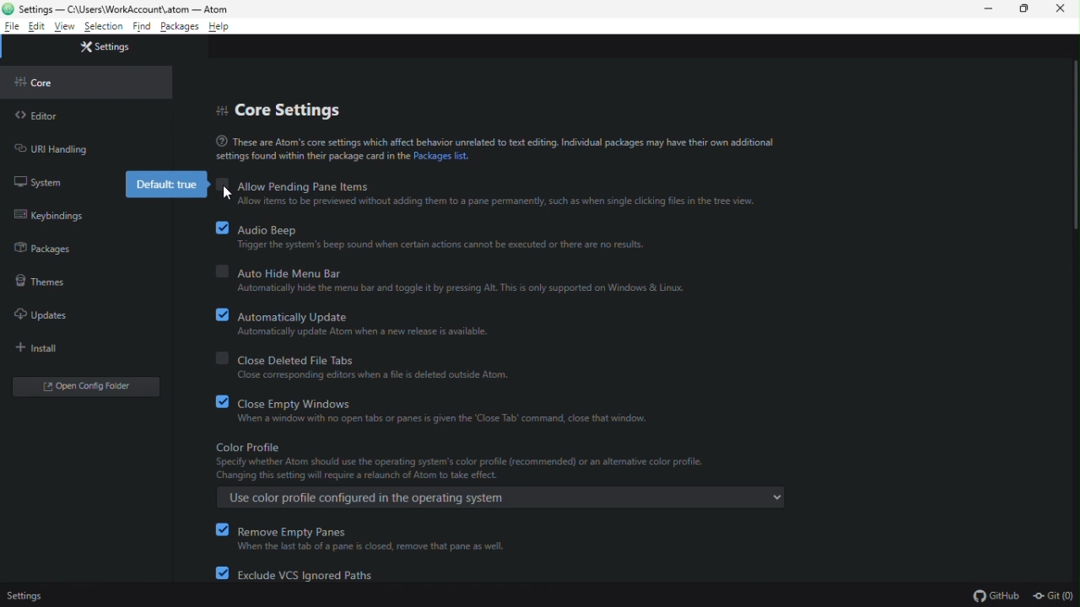 The height and width of the screenshot is (607, 1080). Describe the element at coordinates (40, 180) in the screenshot. I see `system` at that location.